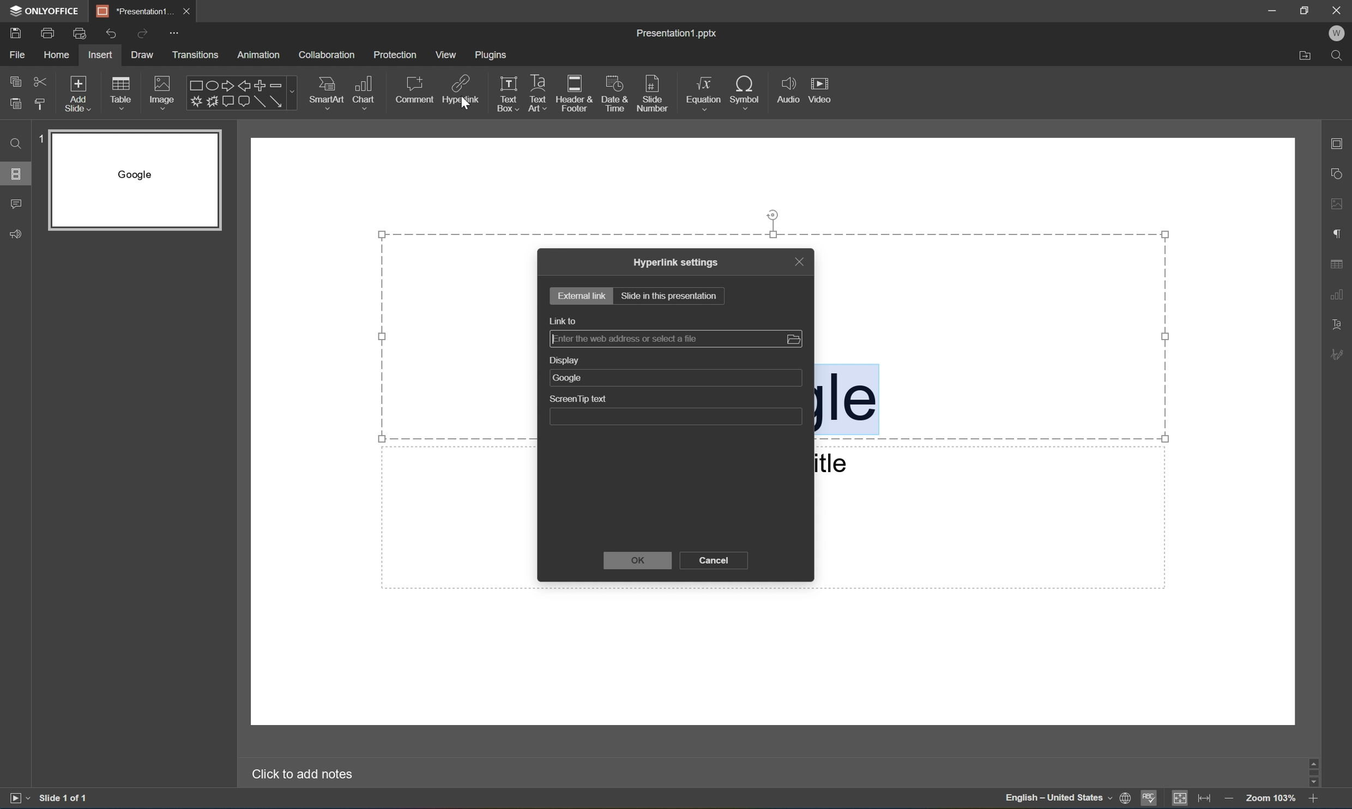 The image size is (1352, 809). Describe the element at coordinates (48, 34) in the screenshot. I see `Print file` at that location.